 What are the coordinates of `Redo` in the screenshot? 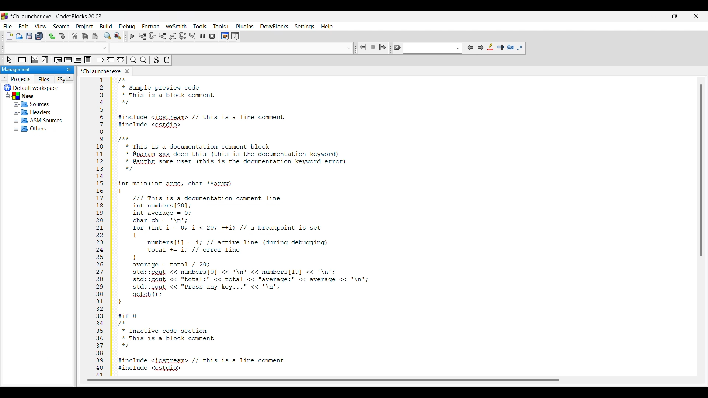 It's located at (62, 36).